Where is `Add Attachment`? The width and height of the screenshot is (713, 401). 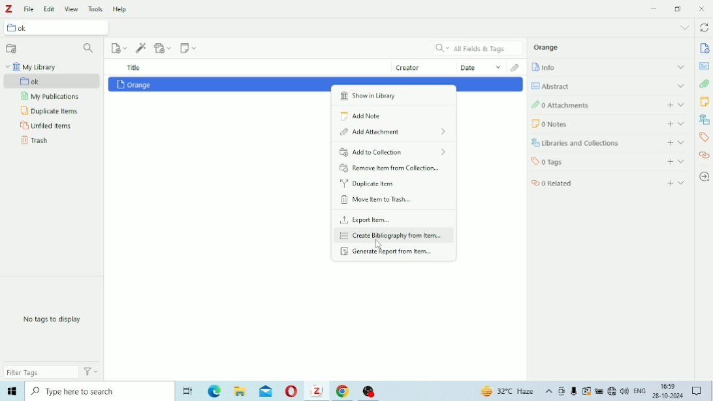
Add Attachment is located at coordinates (164, 47).